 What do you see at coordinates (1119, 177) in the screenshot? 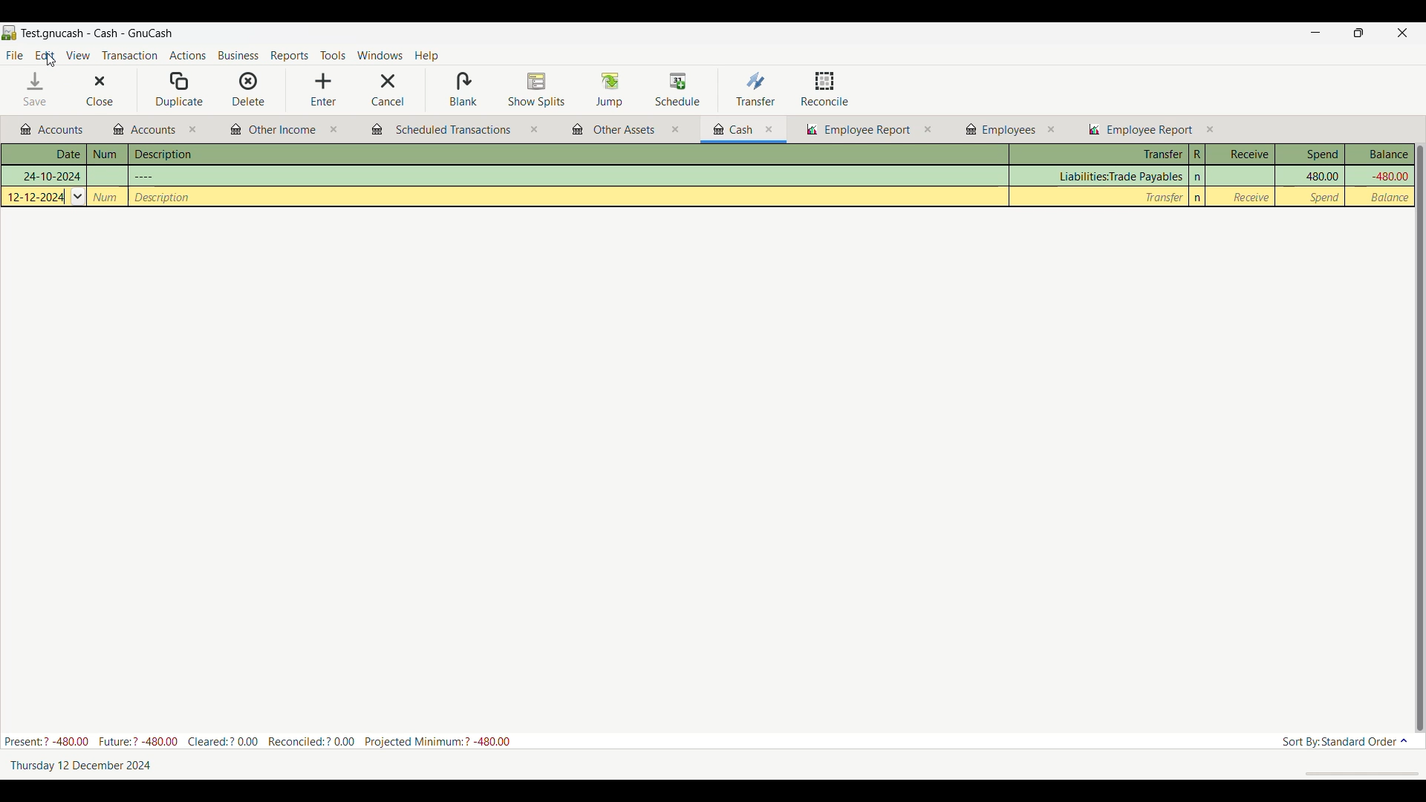
I see `Transfer column` at bounding box center [1119, 177].